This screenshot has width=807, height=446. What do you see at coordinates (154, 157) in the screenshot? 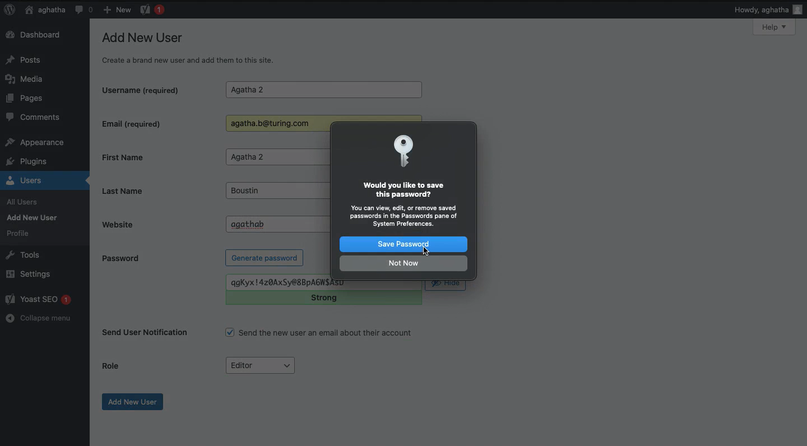
I see `First Name` at bounding box center [154, 157].